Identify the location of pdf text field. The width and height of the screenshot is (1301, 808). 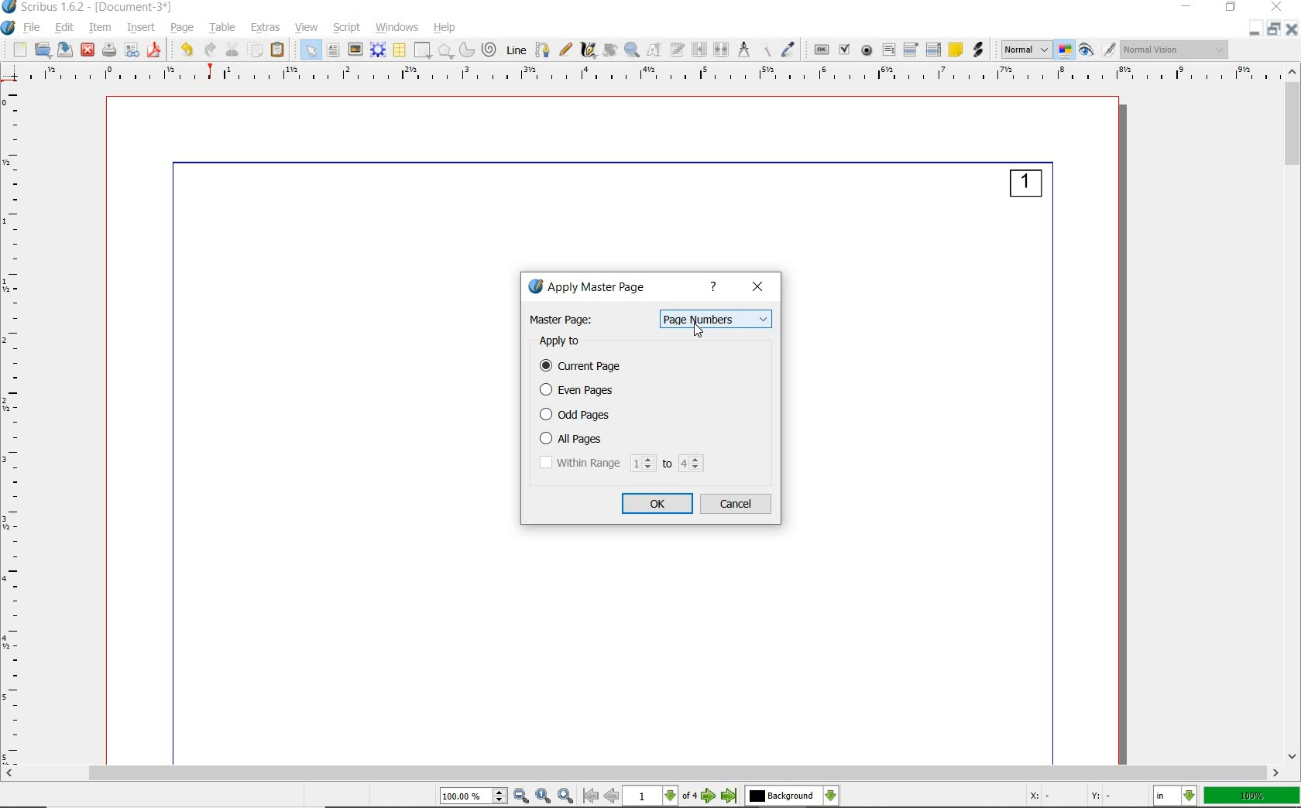
(887, 49).